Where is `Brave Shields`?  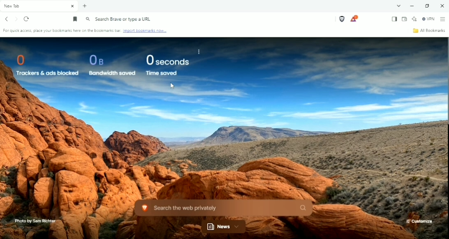 Brave Shields is located at coordinates (342, 19).